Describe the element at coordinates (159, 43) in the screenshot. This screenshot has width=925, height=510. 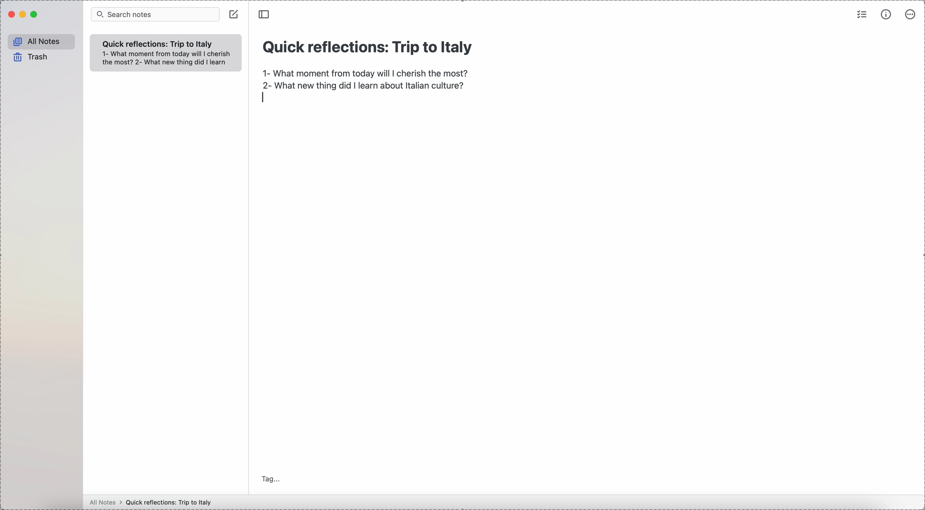
I see `quick refelection trip to italy` at that location.